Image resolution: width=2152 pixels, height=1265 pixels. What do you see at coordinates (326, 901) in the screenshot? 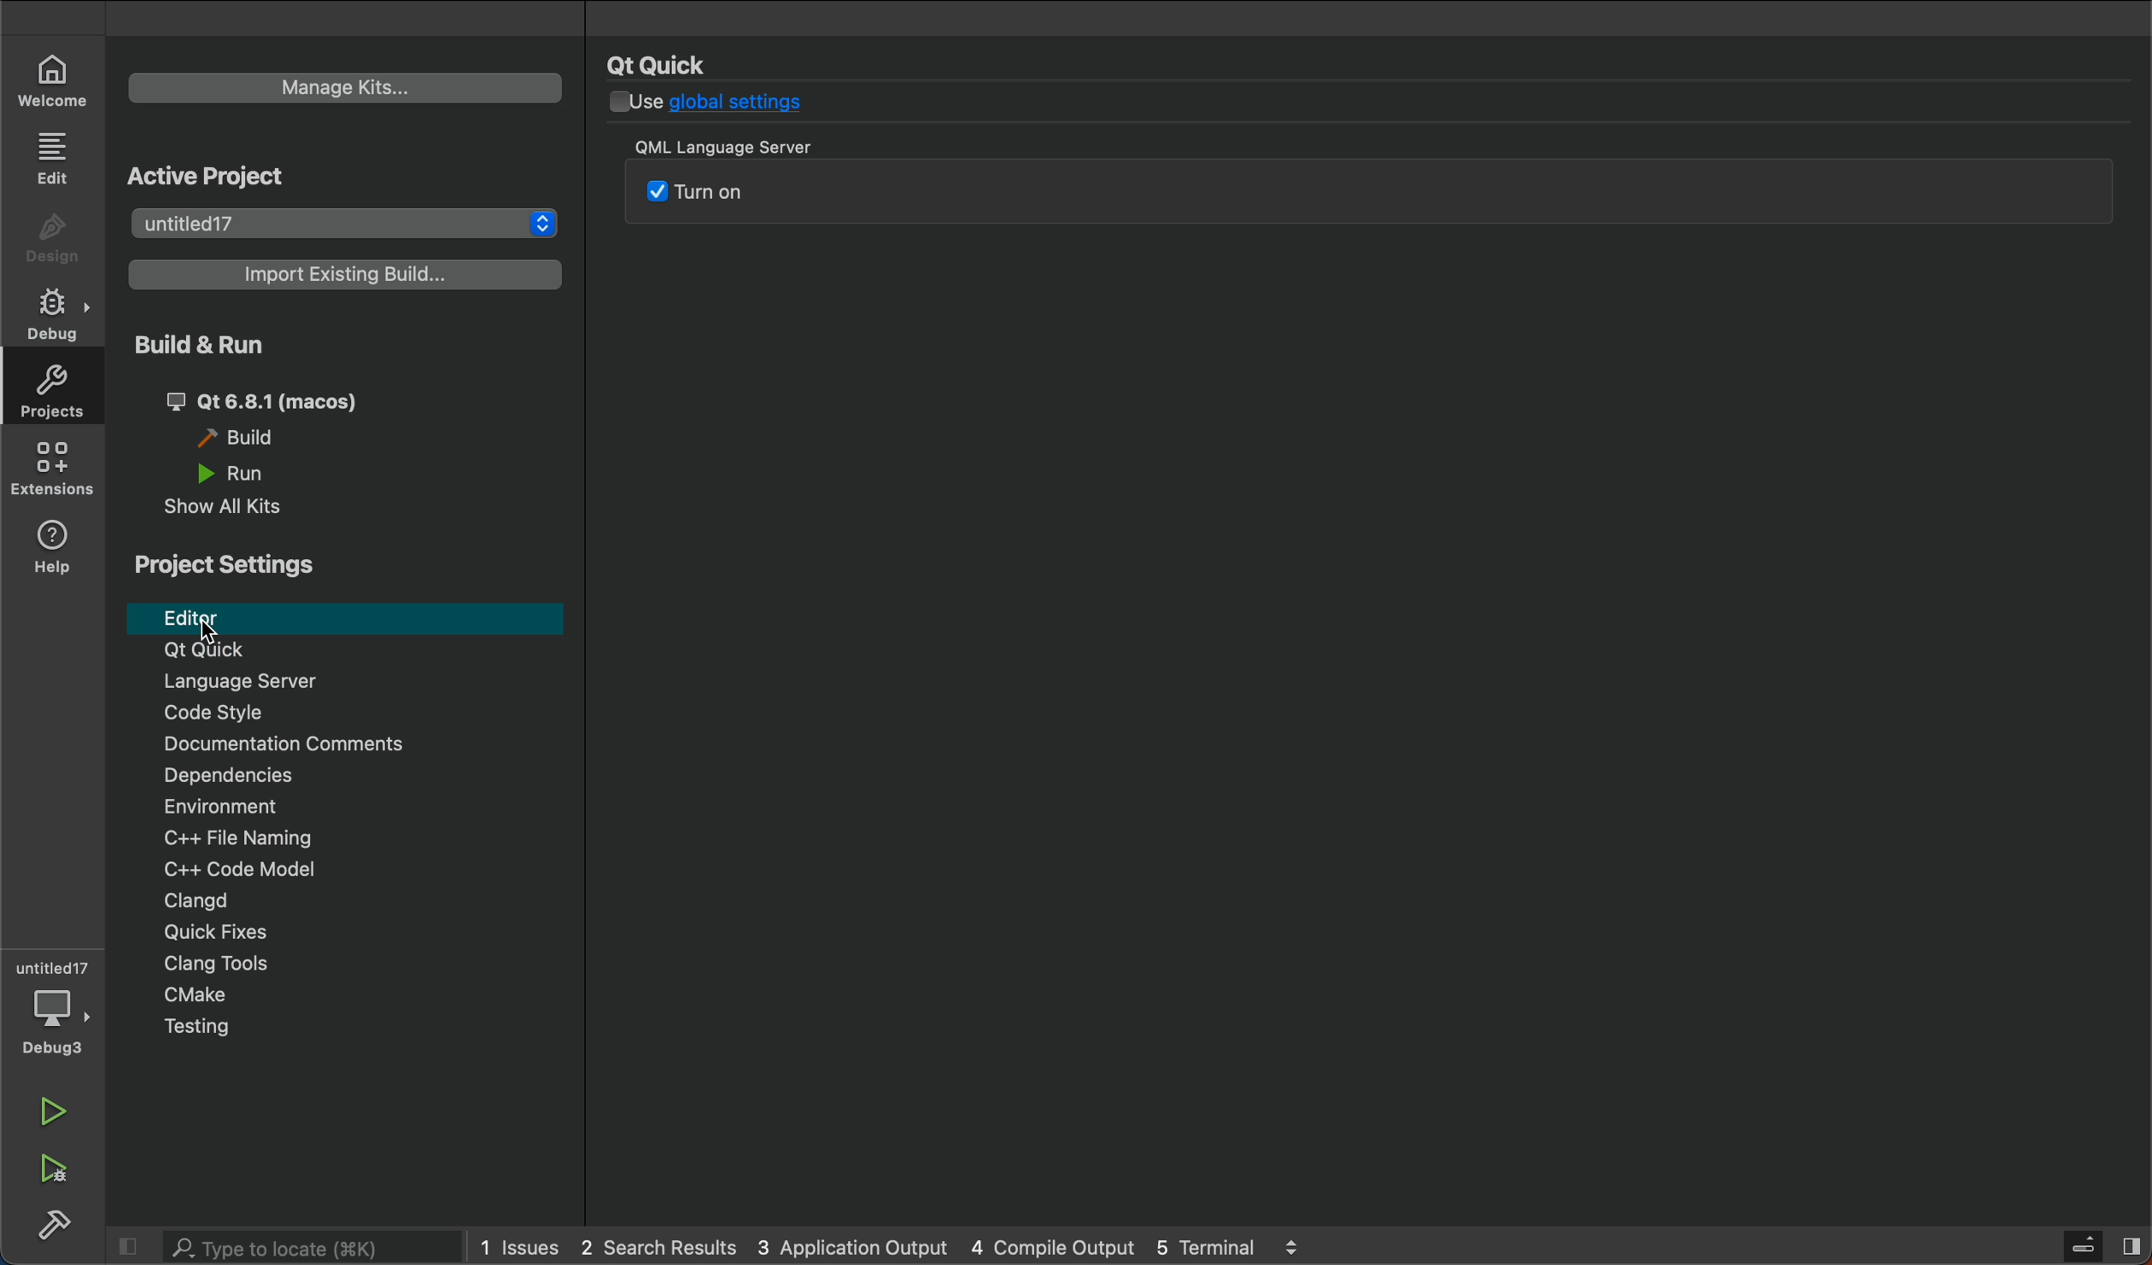
I see `Clangd` at bounding box center [326, 901].